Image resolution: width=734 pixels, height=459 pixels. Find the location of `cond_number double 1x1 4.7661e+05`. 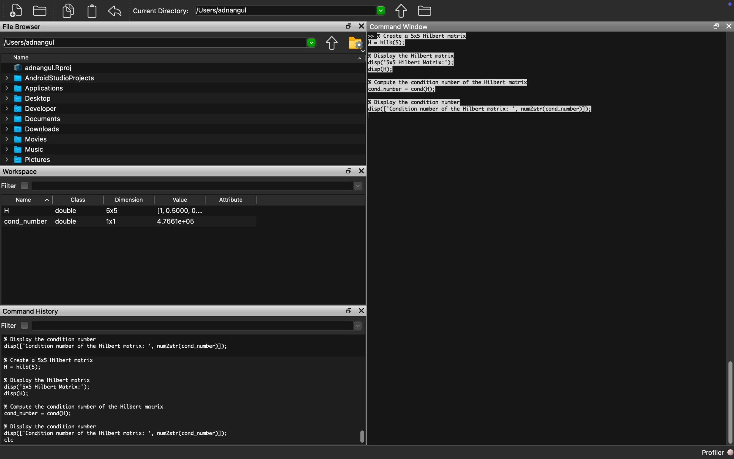

cond_number double 1x1 4.7661e+05 is located at coordinates (102, 222).